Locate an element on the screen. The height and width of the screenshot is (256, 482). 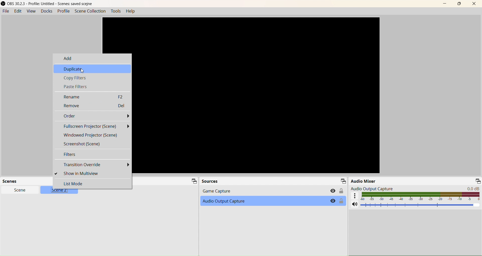
View is located at coordinates (31, 11).